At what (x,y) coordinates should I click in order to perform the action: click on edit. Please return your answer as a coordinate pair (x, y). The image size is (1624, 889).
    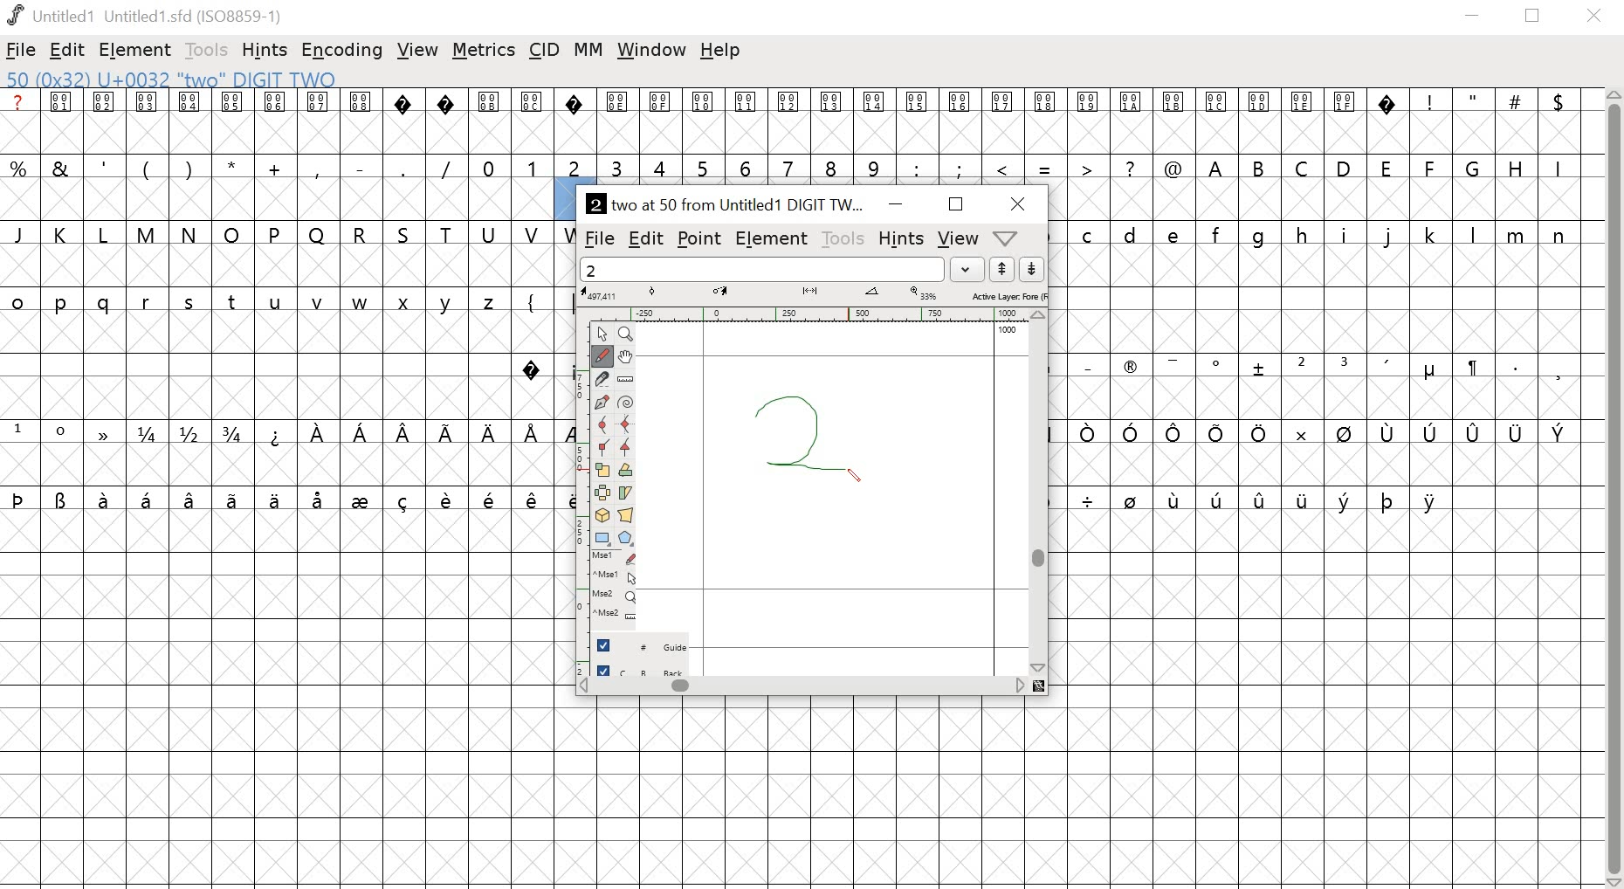
    Looking at the image, I should click on (69, 52).